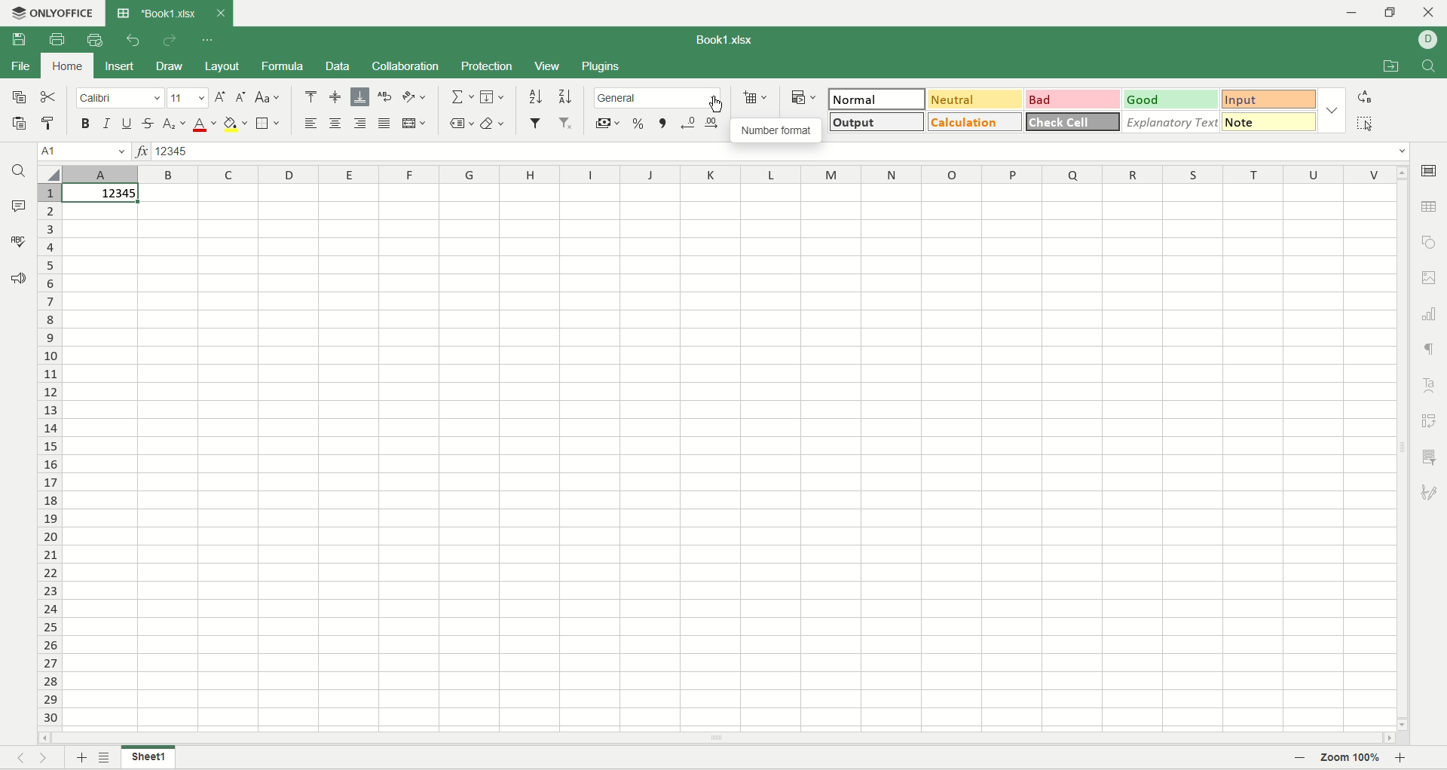 Image resolution: width=1447 pixels, height=770 pixels. I want to click on plugins, so click(602, 66).